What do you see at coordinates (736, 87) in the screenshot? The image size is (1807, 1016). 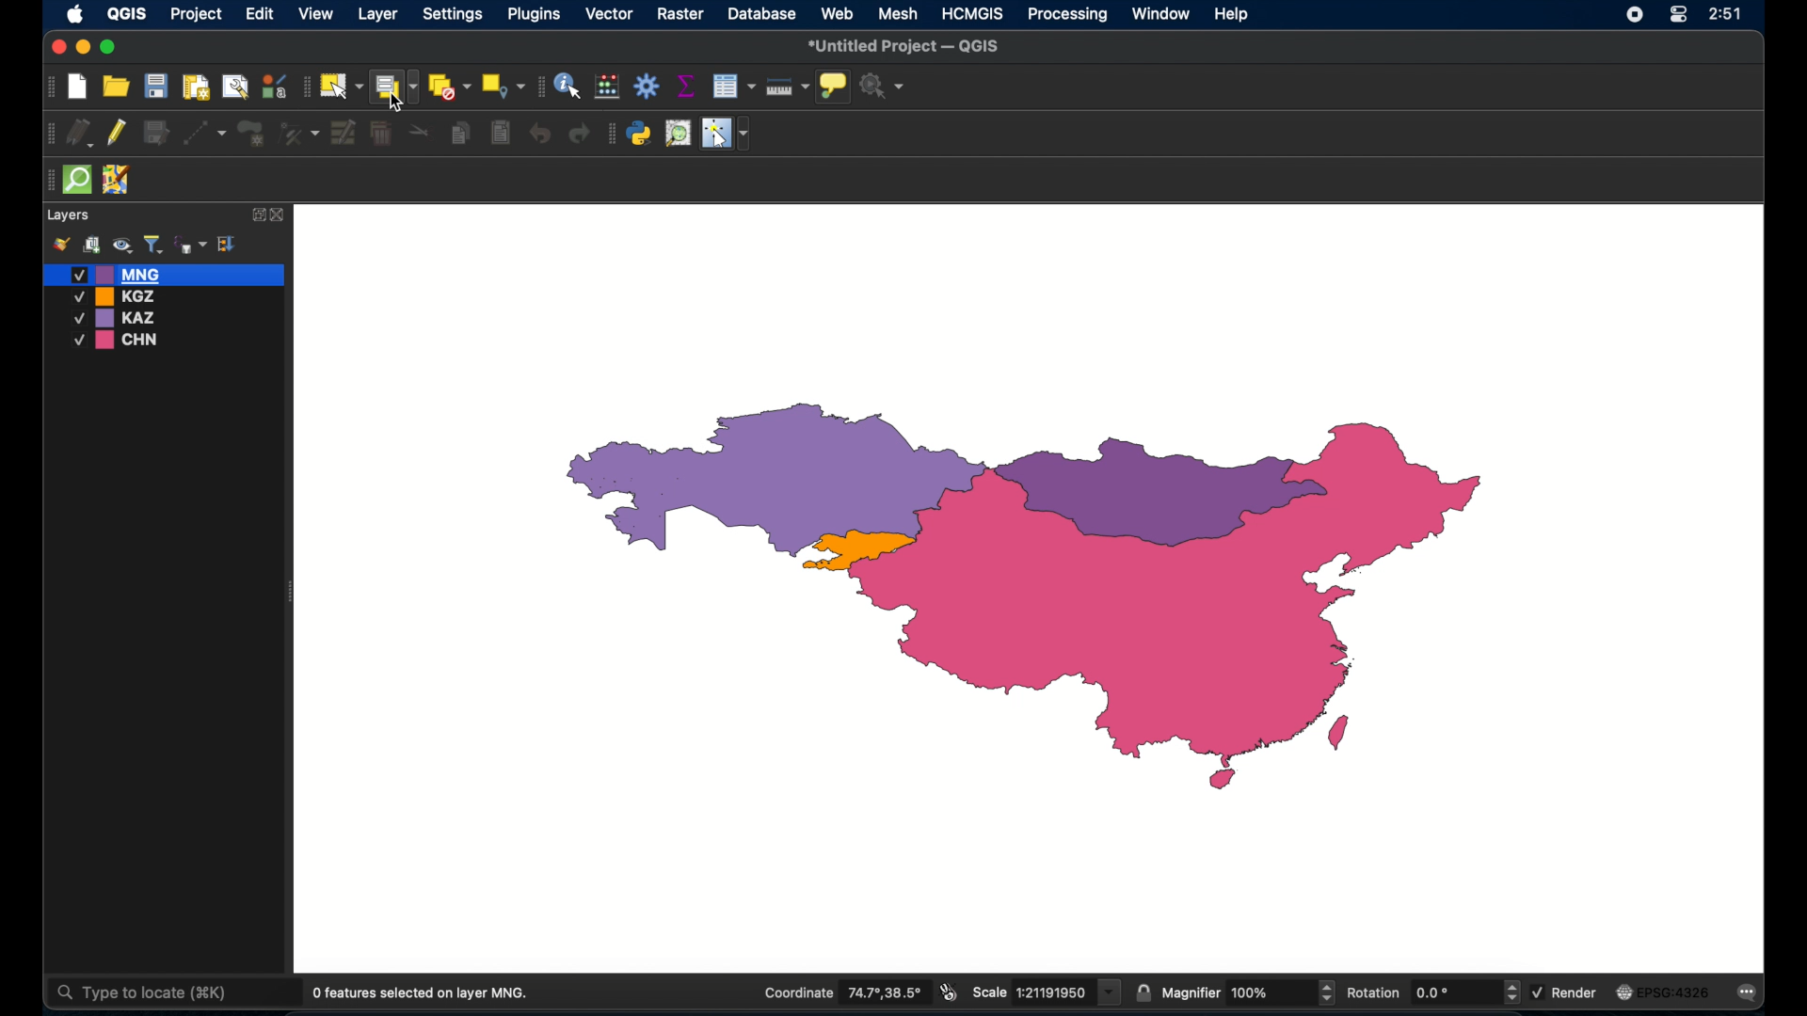 I see `open attribute table` at bounding box center [736, 87].